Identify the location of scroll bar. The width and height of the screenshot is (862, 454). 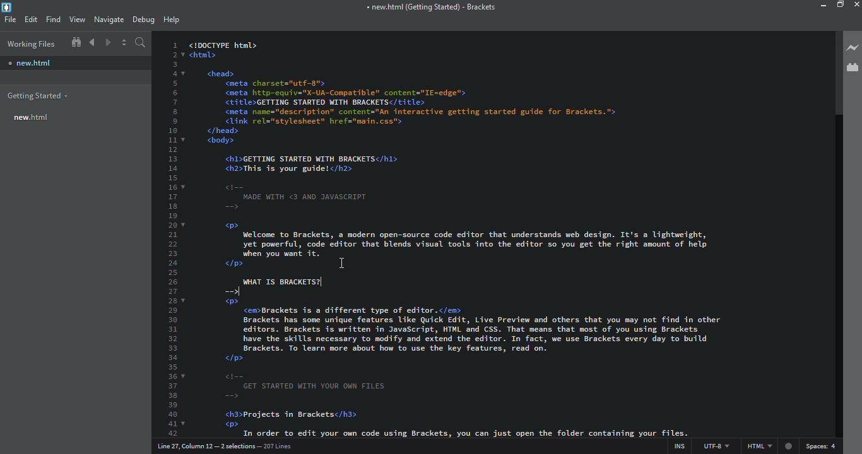
(833, 71).